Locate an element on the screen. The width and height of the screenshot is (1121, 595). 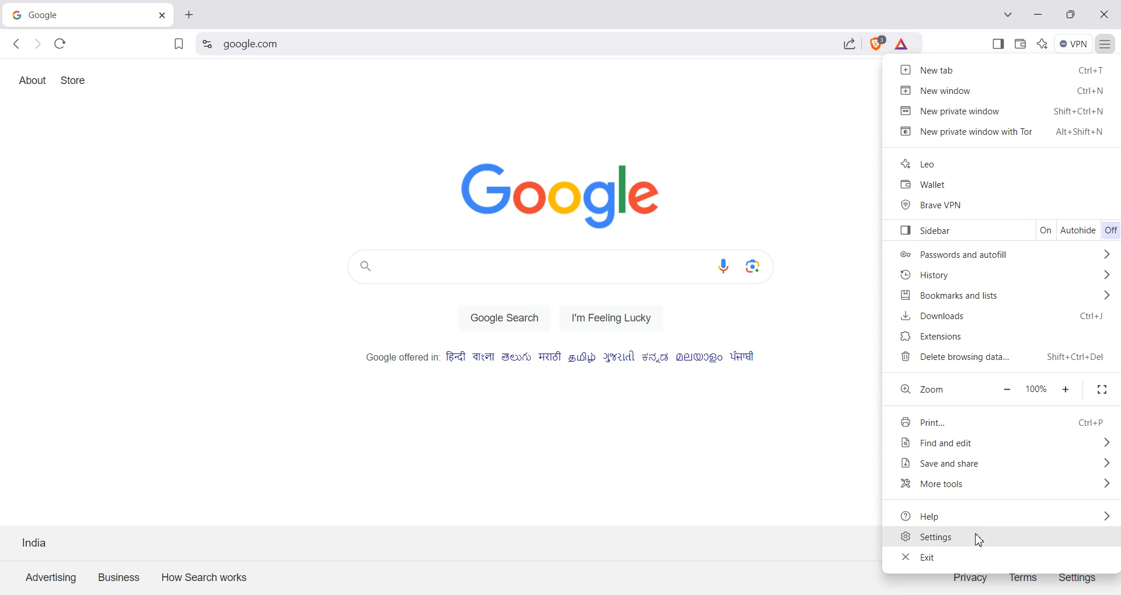
Maximize is located at coordinates (1066, 390).